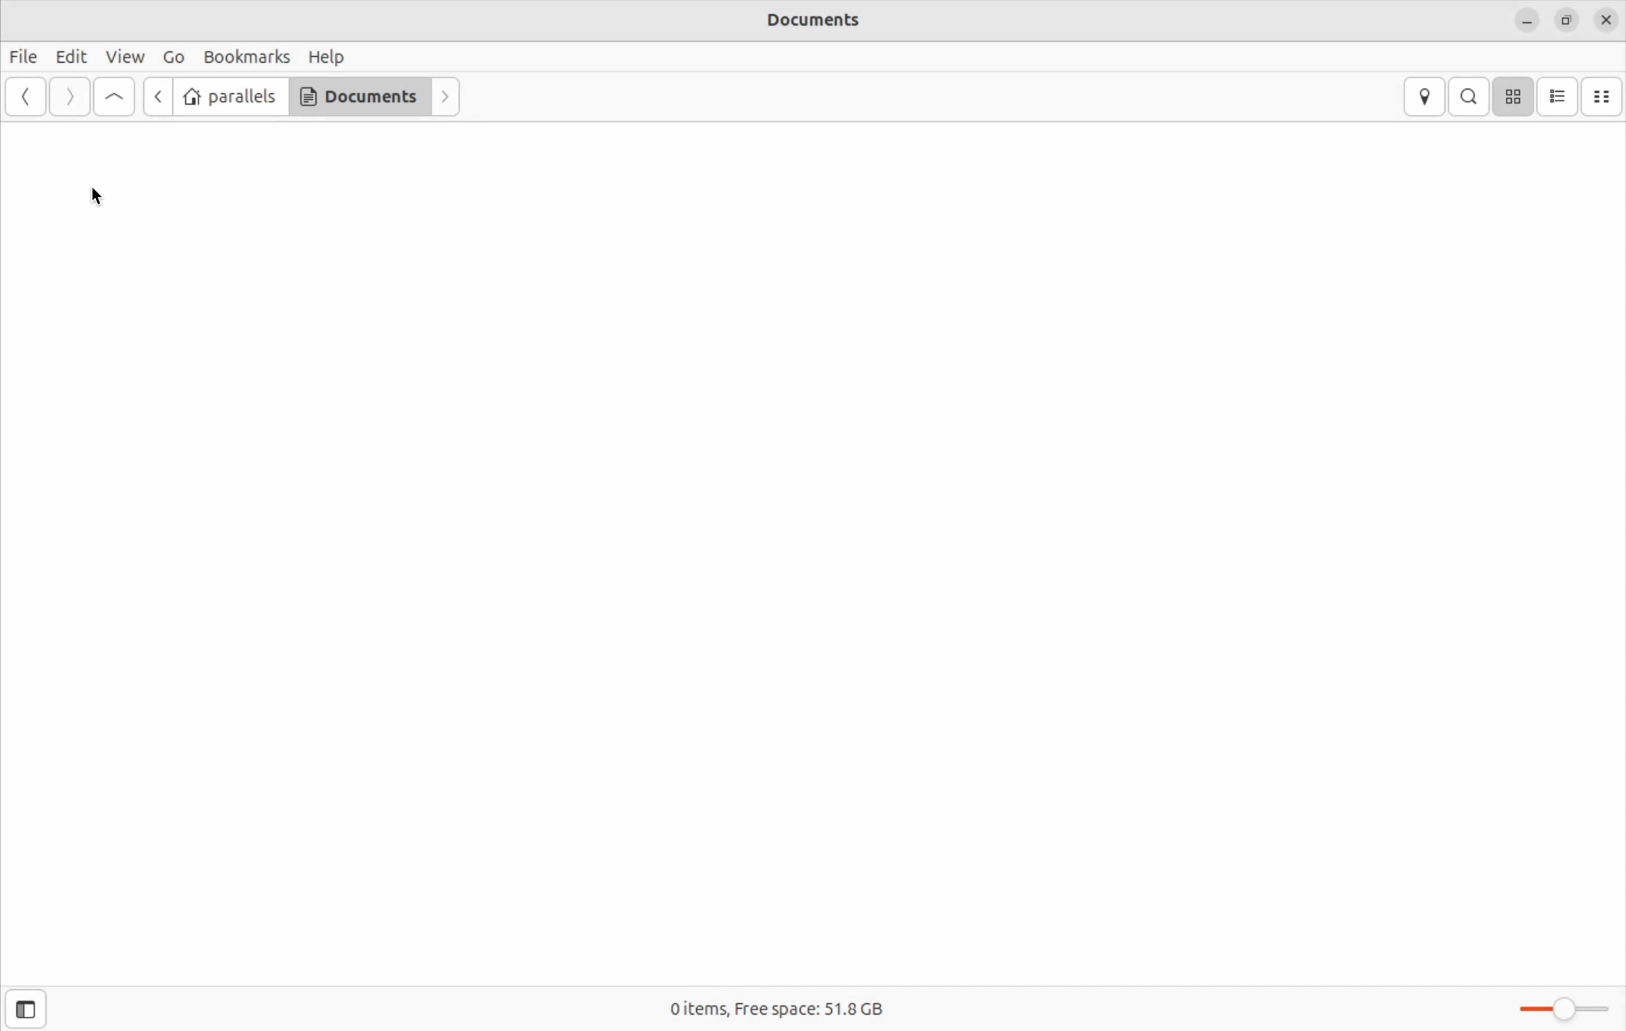 This screenshot has height=1031, width=1626. I want to click on resize, so click(1563, 20).